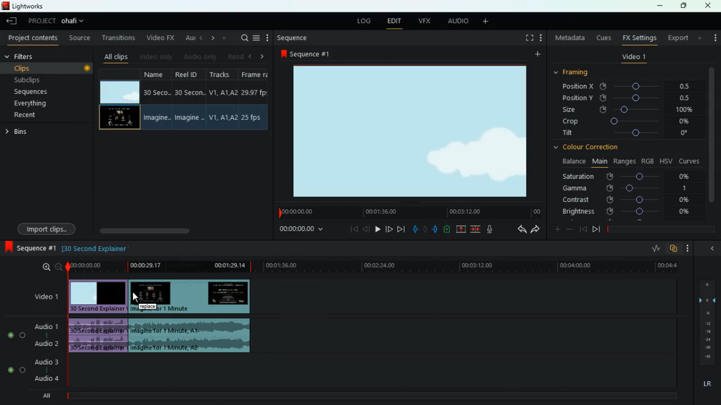 This screenshot has width=721, height=405. What do you see at coordinates (81, 39) in the screenshot?
I see `source` at bounding box center [81, 39].